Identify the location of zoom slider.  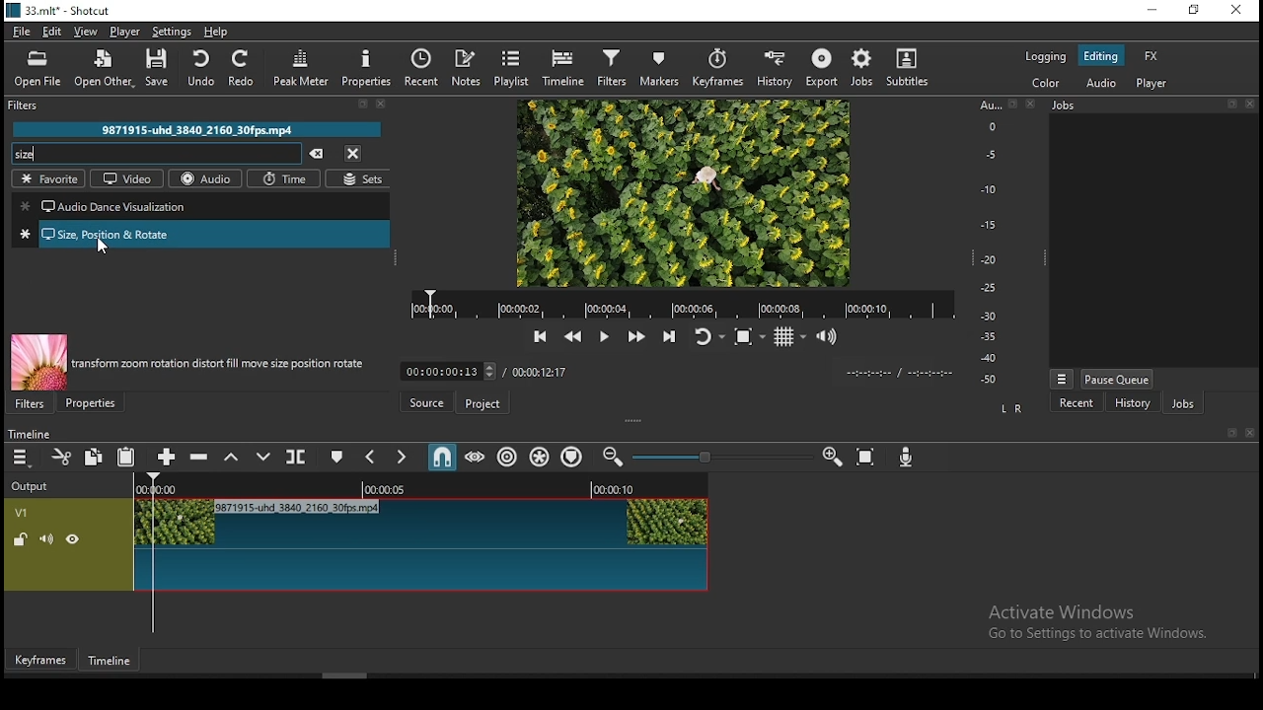
(721, 457).